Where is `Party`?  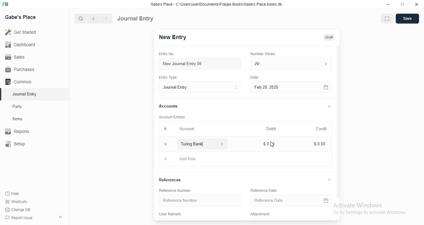 Party is located at coordinates (22, 107).